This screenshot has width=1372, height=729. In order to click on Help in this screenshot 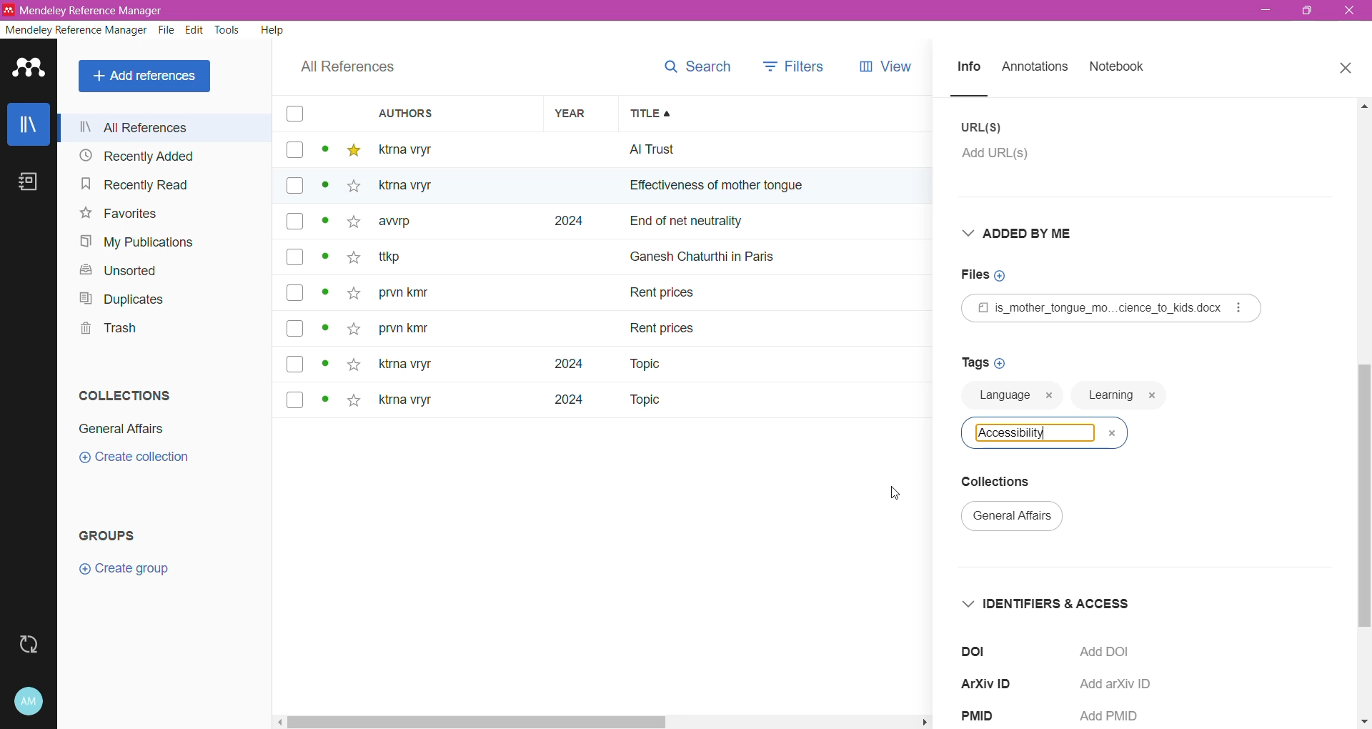, I will do `click(273, 29)`.